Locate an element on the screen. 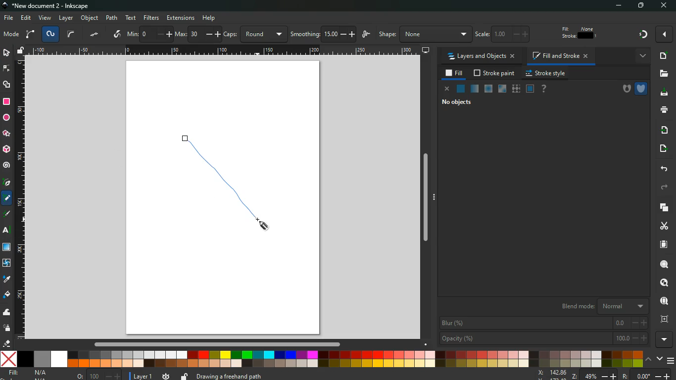 This screenshot has width=676, height=380. send is located at coordinates (664, 146).